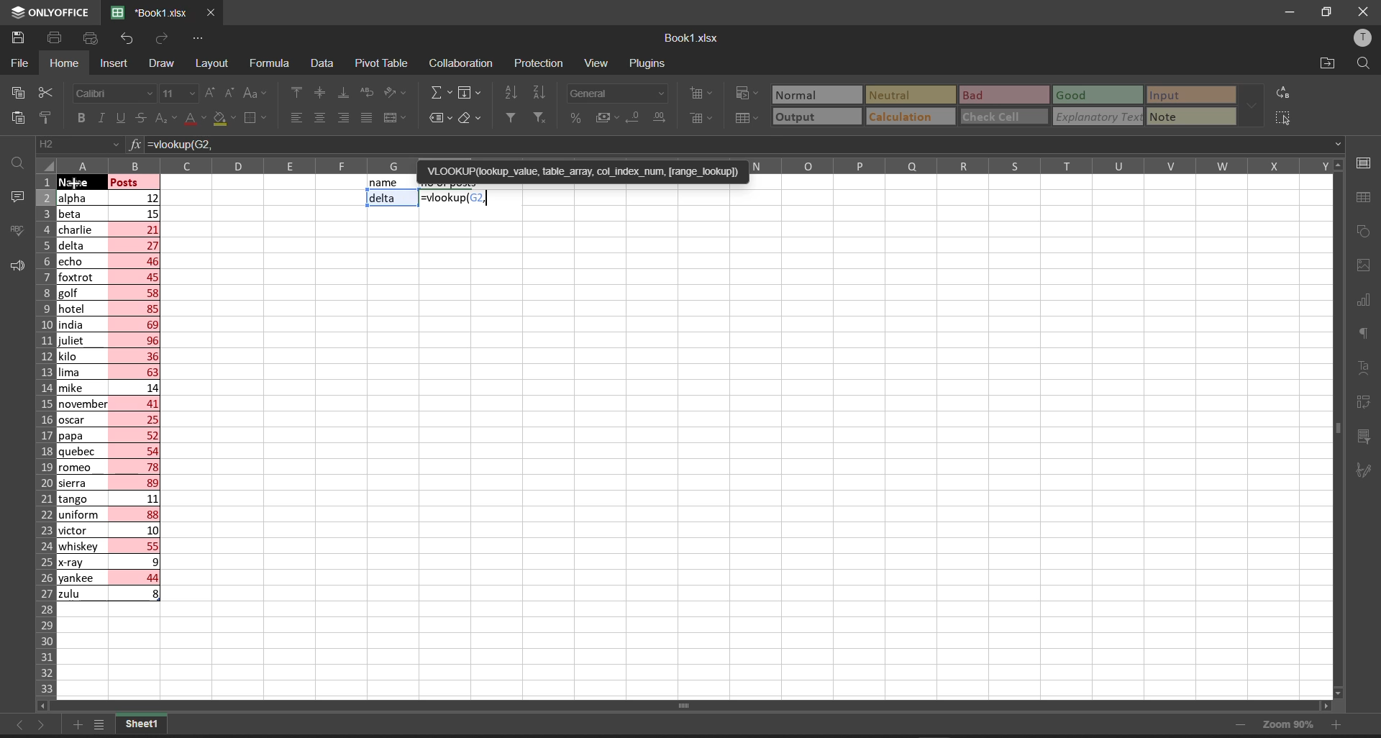  I want to click on feedback and support, so click(13, 266).